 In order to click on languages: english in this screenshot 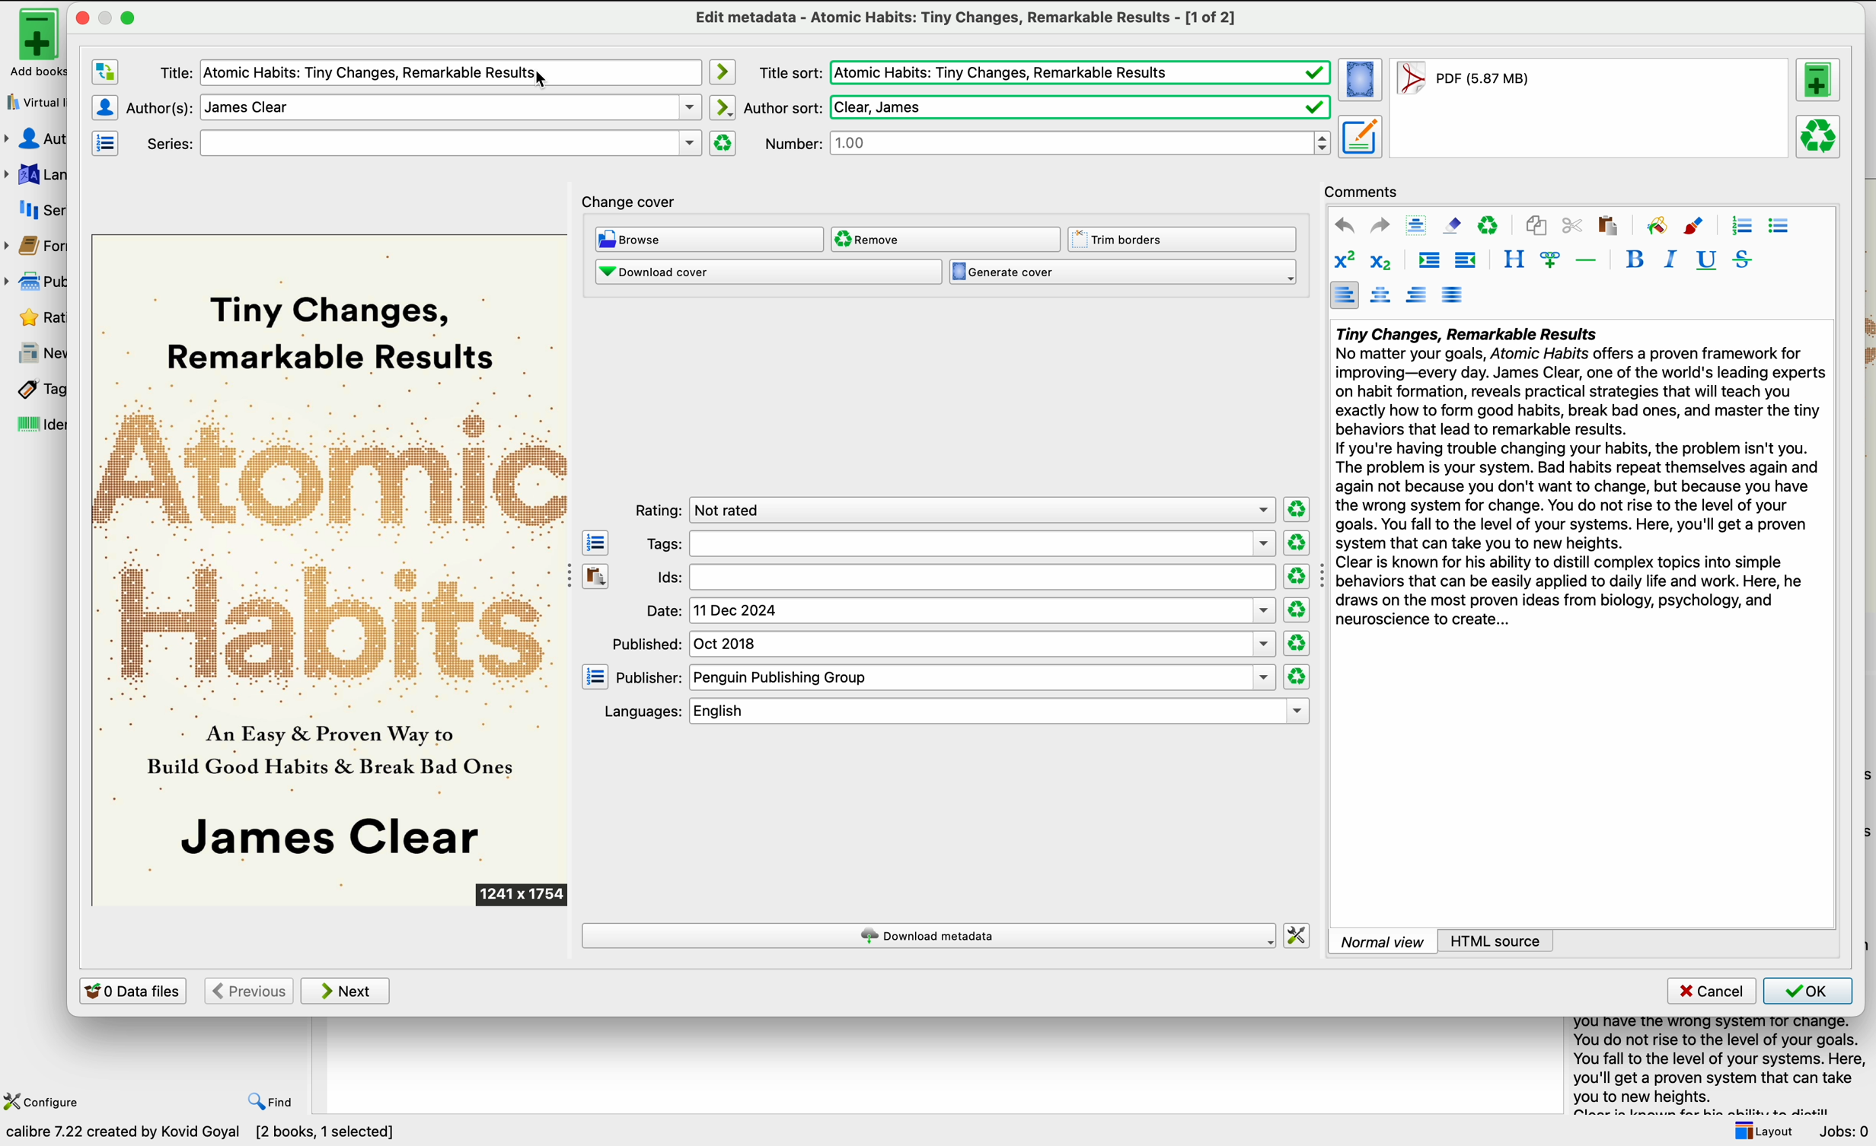, I will do `click(949, 711)`.